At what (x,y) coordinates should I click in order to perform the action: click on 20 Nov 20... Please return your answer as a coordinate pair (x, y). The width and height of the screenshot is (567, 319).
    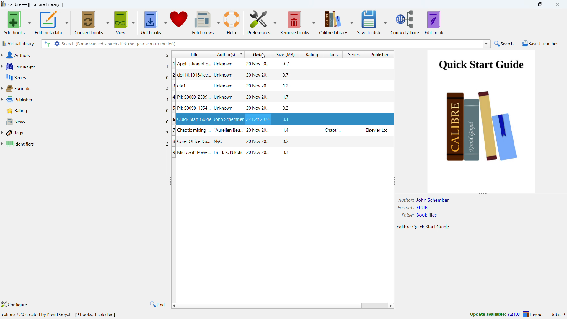
    Looking at the image, I should click on (259, 131).